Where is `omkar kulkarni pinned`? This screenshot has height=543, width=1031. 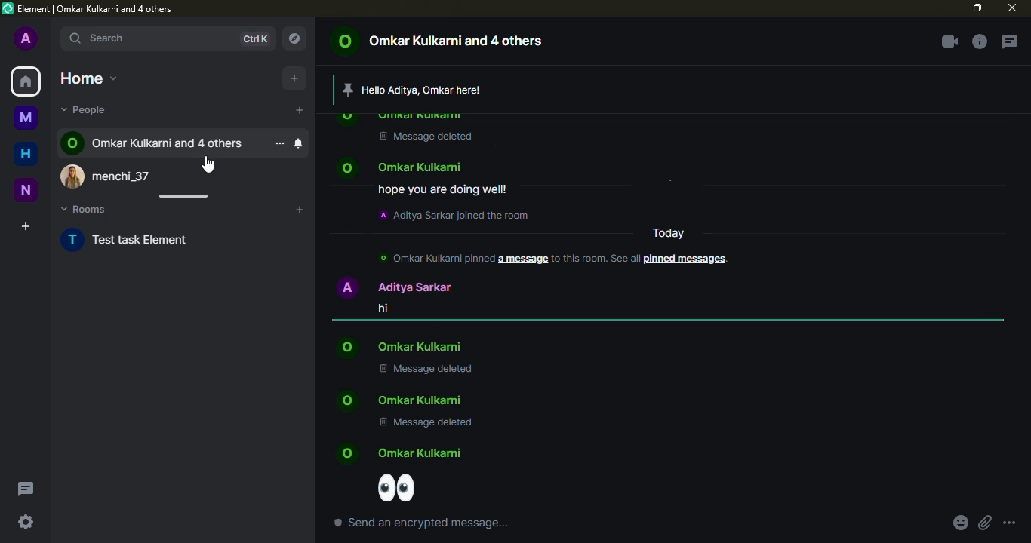 omkar kulkarni pinned is located at coordinates (434, 258).